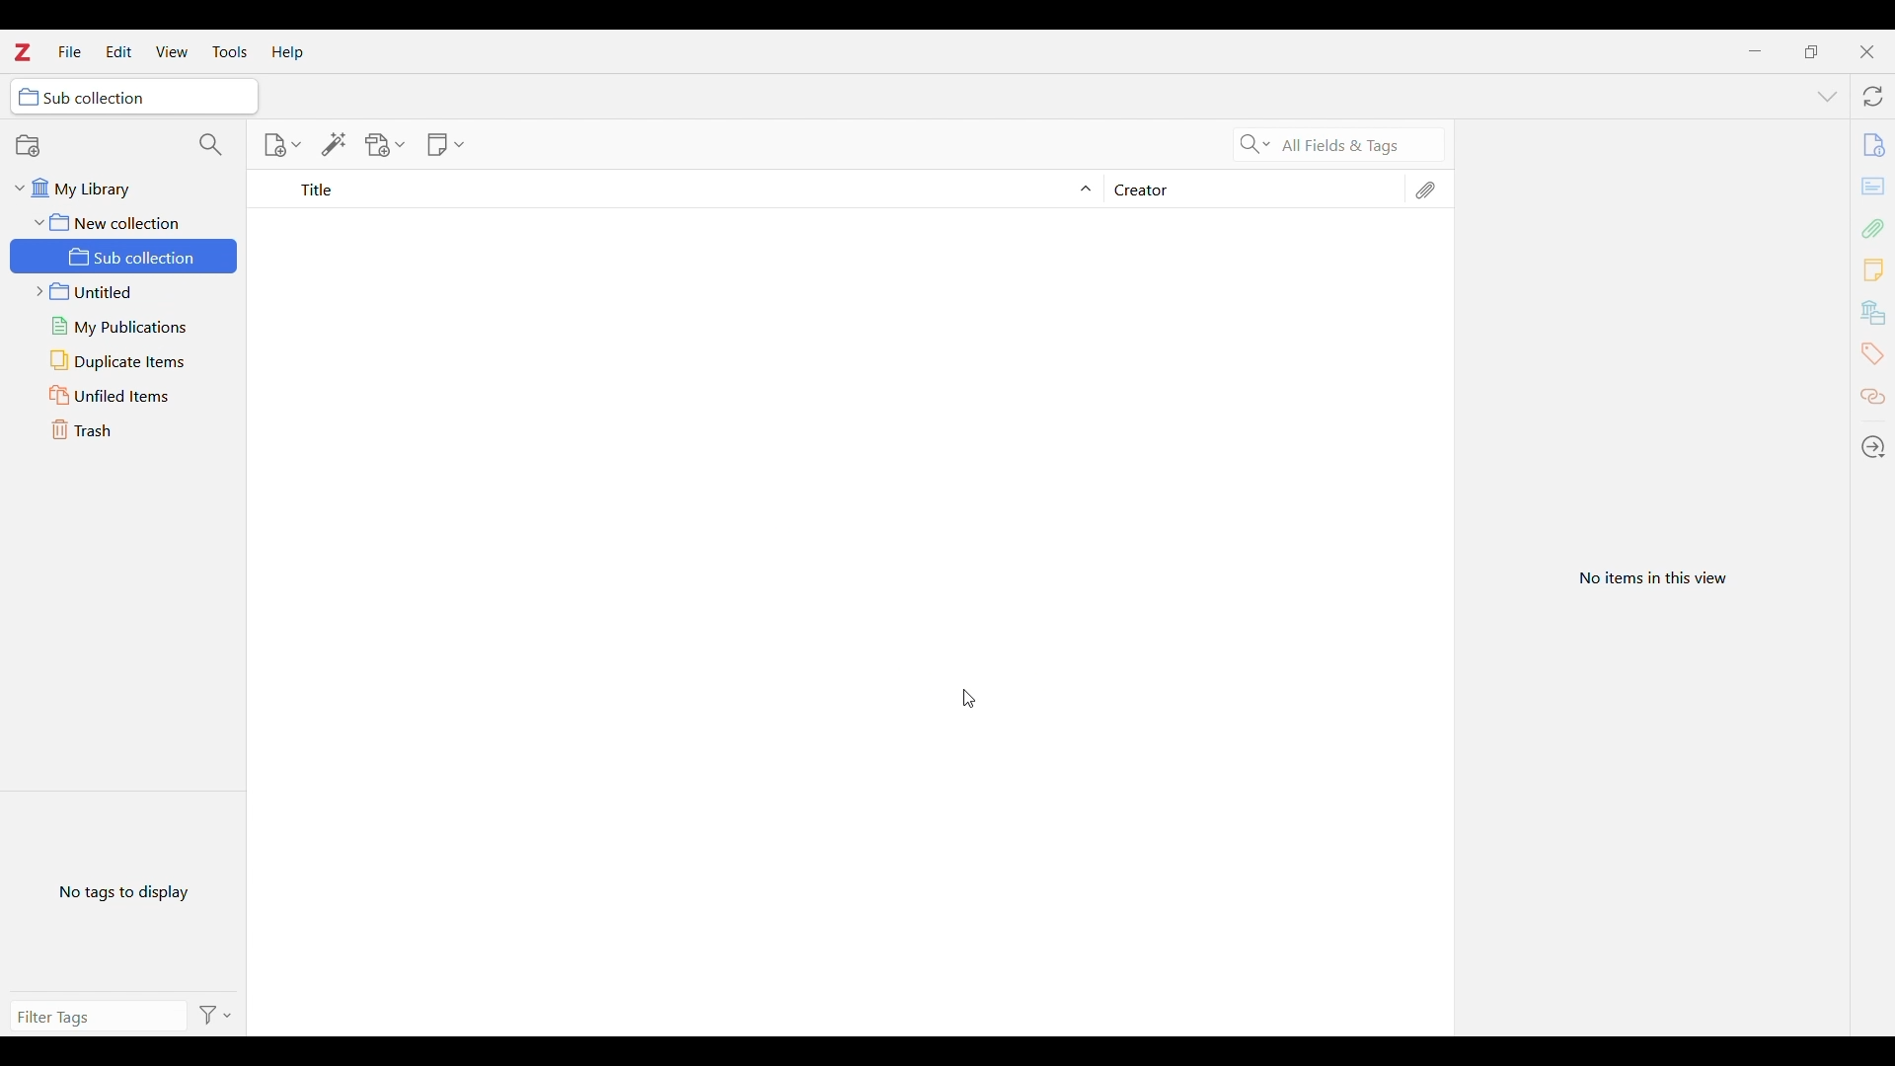  What do you see at coordinates (123, 395) in the screenshot?
I see `Trash folder` at bounding box center [123, 395].